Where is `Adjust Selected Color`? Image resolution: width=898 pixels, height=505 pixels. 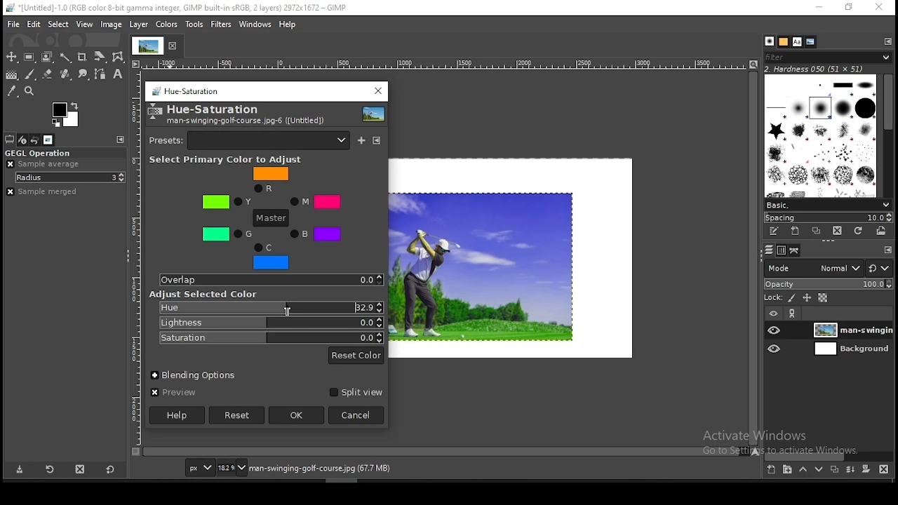
Adjust Selected Color is located at coordinates (204, 295).